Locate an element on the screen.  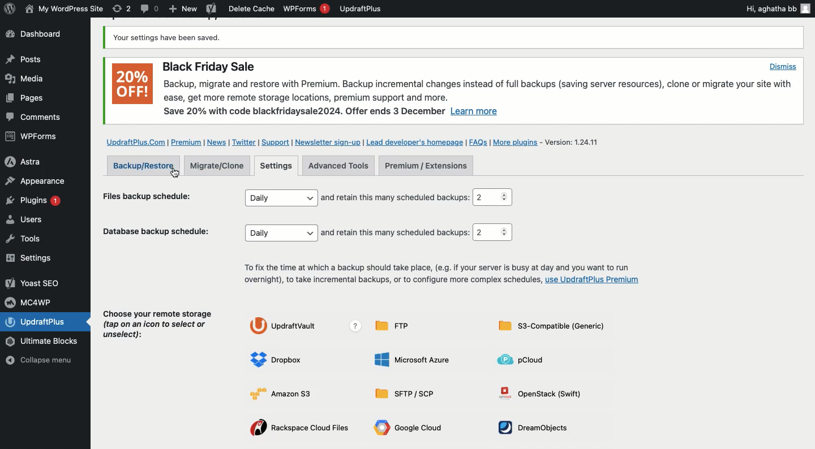
FTP is located at coordinates (397, 325).